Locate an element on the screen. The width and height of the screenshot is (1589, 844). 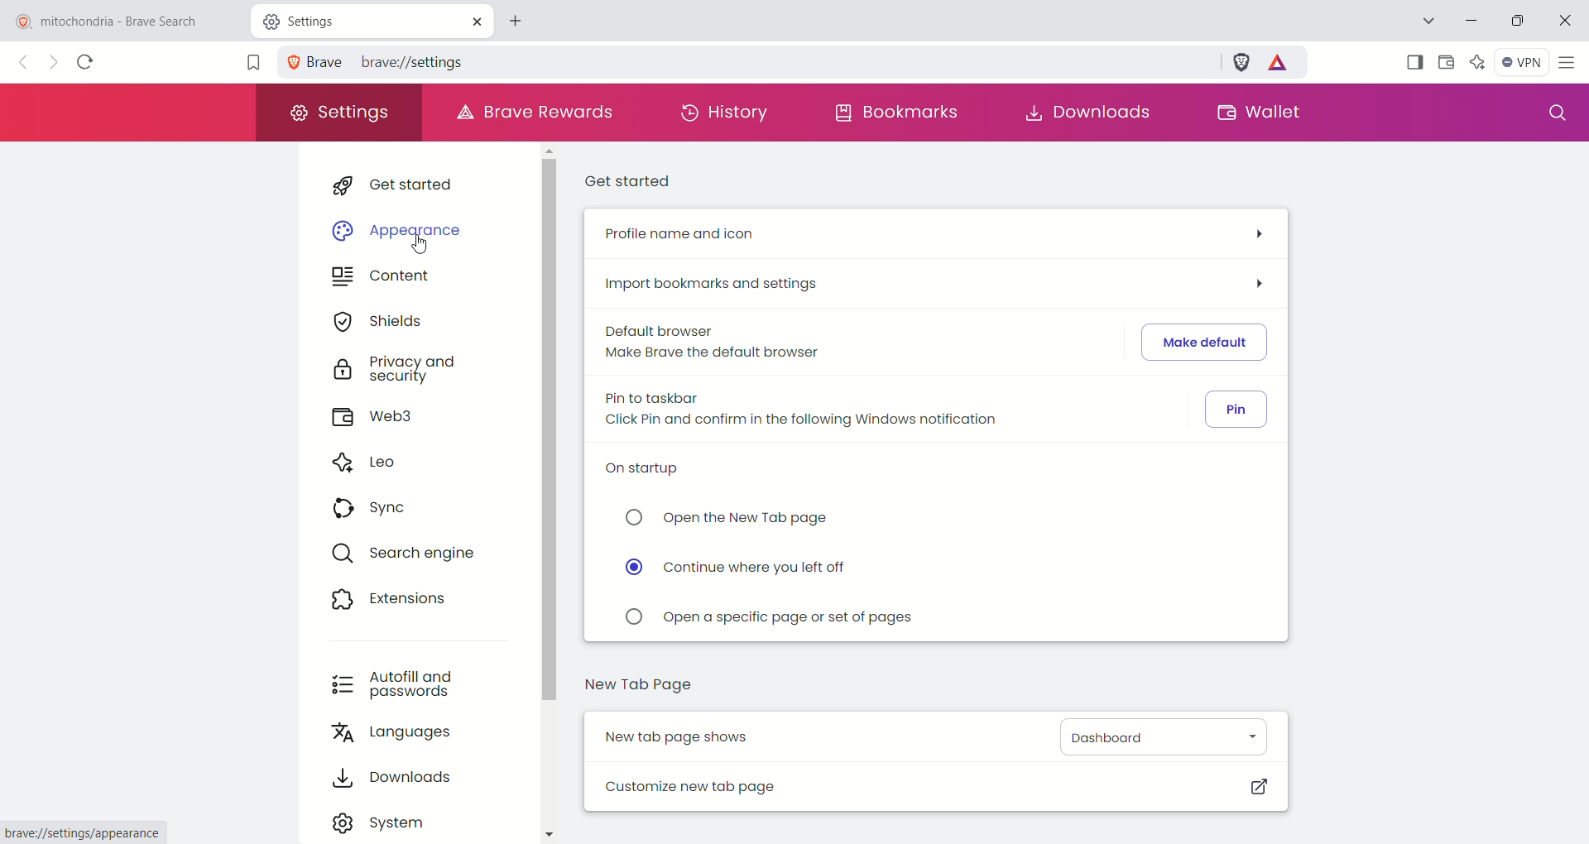
new tab shows is located at coordinates (686, 736).